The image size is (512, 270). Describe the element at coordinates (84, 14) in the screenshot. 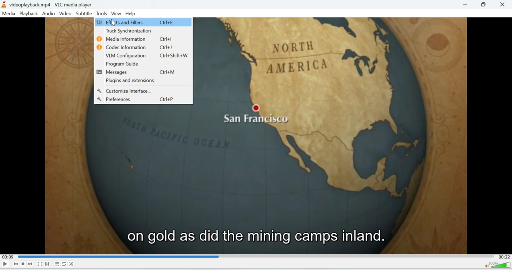

I see `Subtitle` at that location.